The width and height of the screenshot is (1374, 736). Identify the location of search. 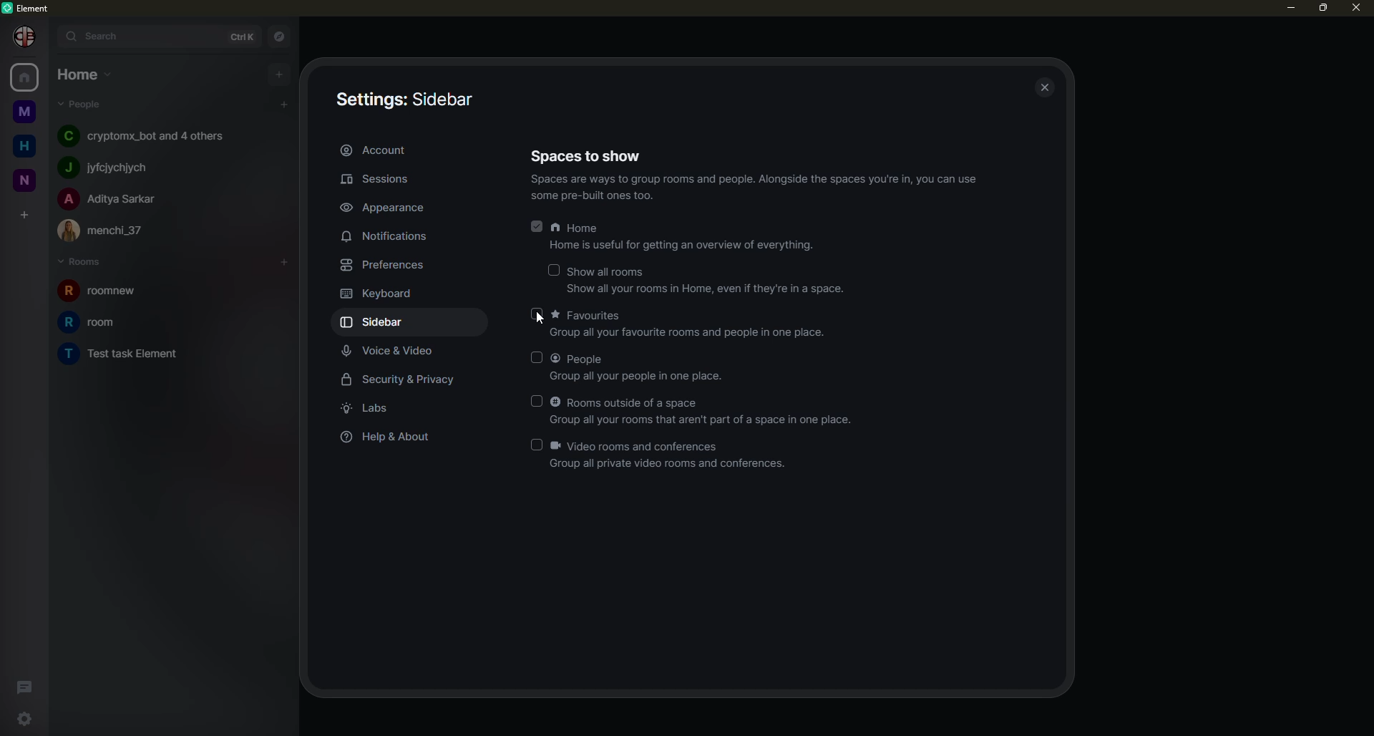
(100, 35).